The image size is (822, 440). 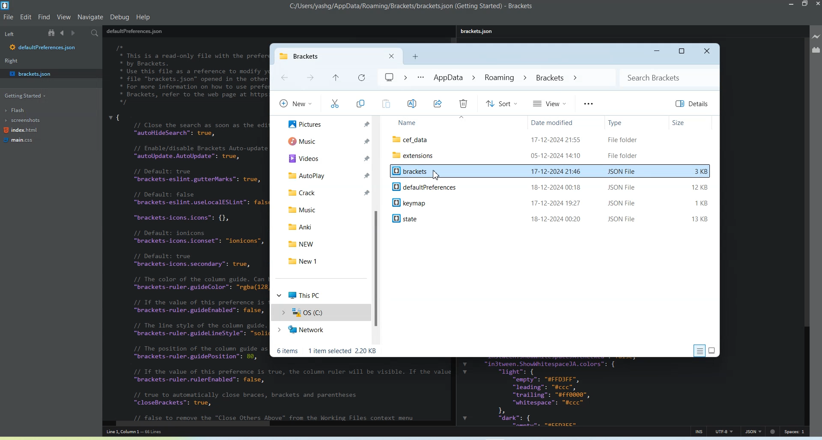 I want to click on Debug, so click(x=120, y=16).